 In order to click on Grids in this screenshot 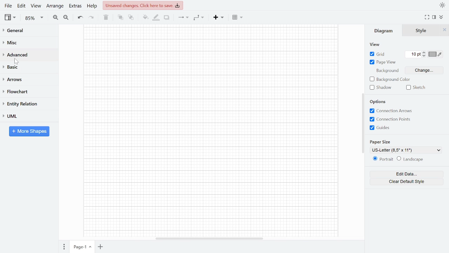, I will do `click(382, 129)`.